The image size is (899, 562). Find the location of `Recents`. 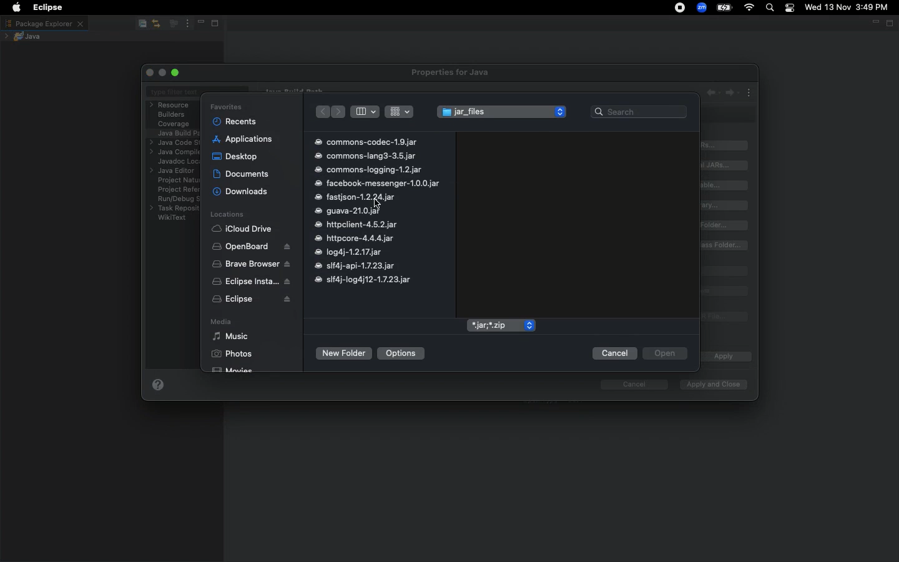

Recents is located at coordinates (235, 121).